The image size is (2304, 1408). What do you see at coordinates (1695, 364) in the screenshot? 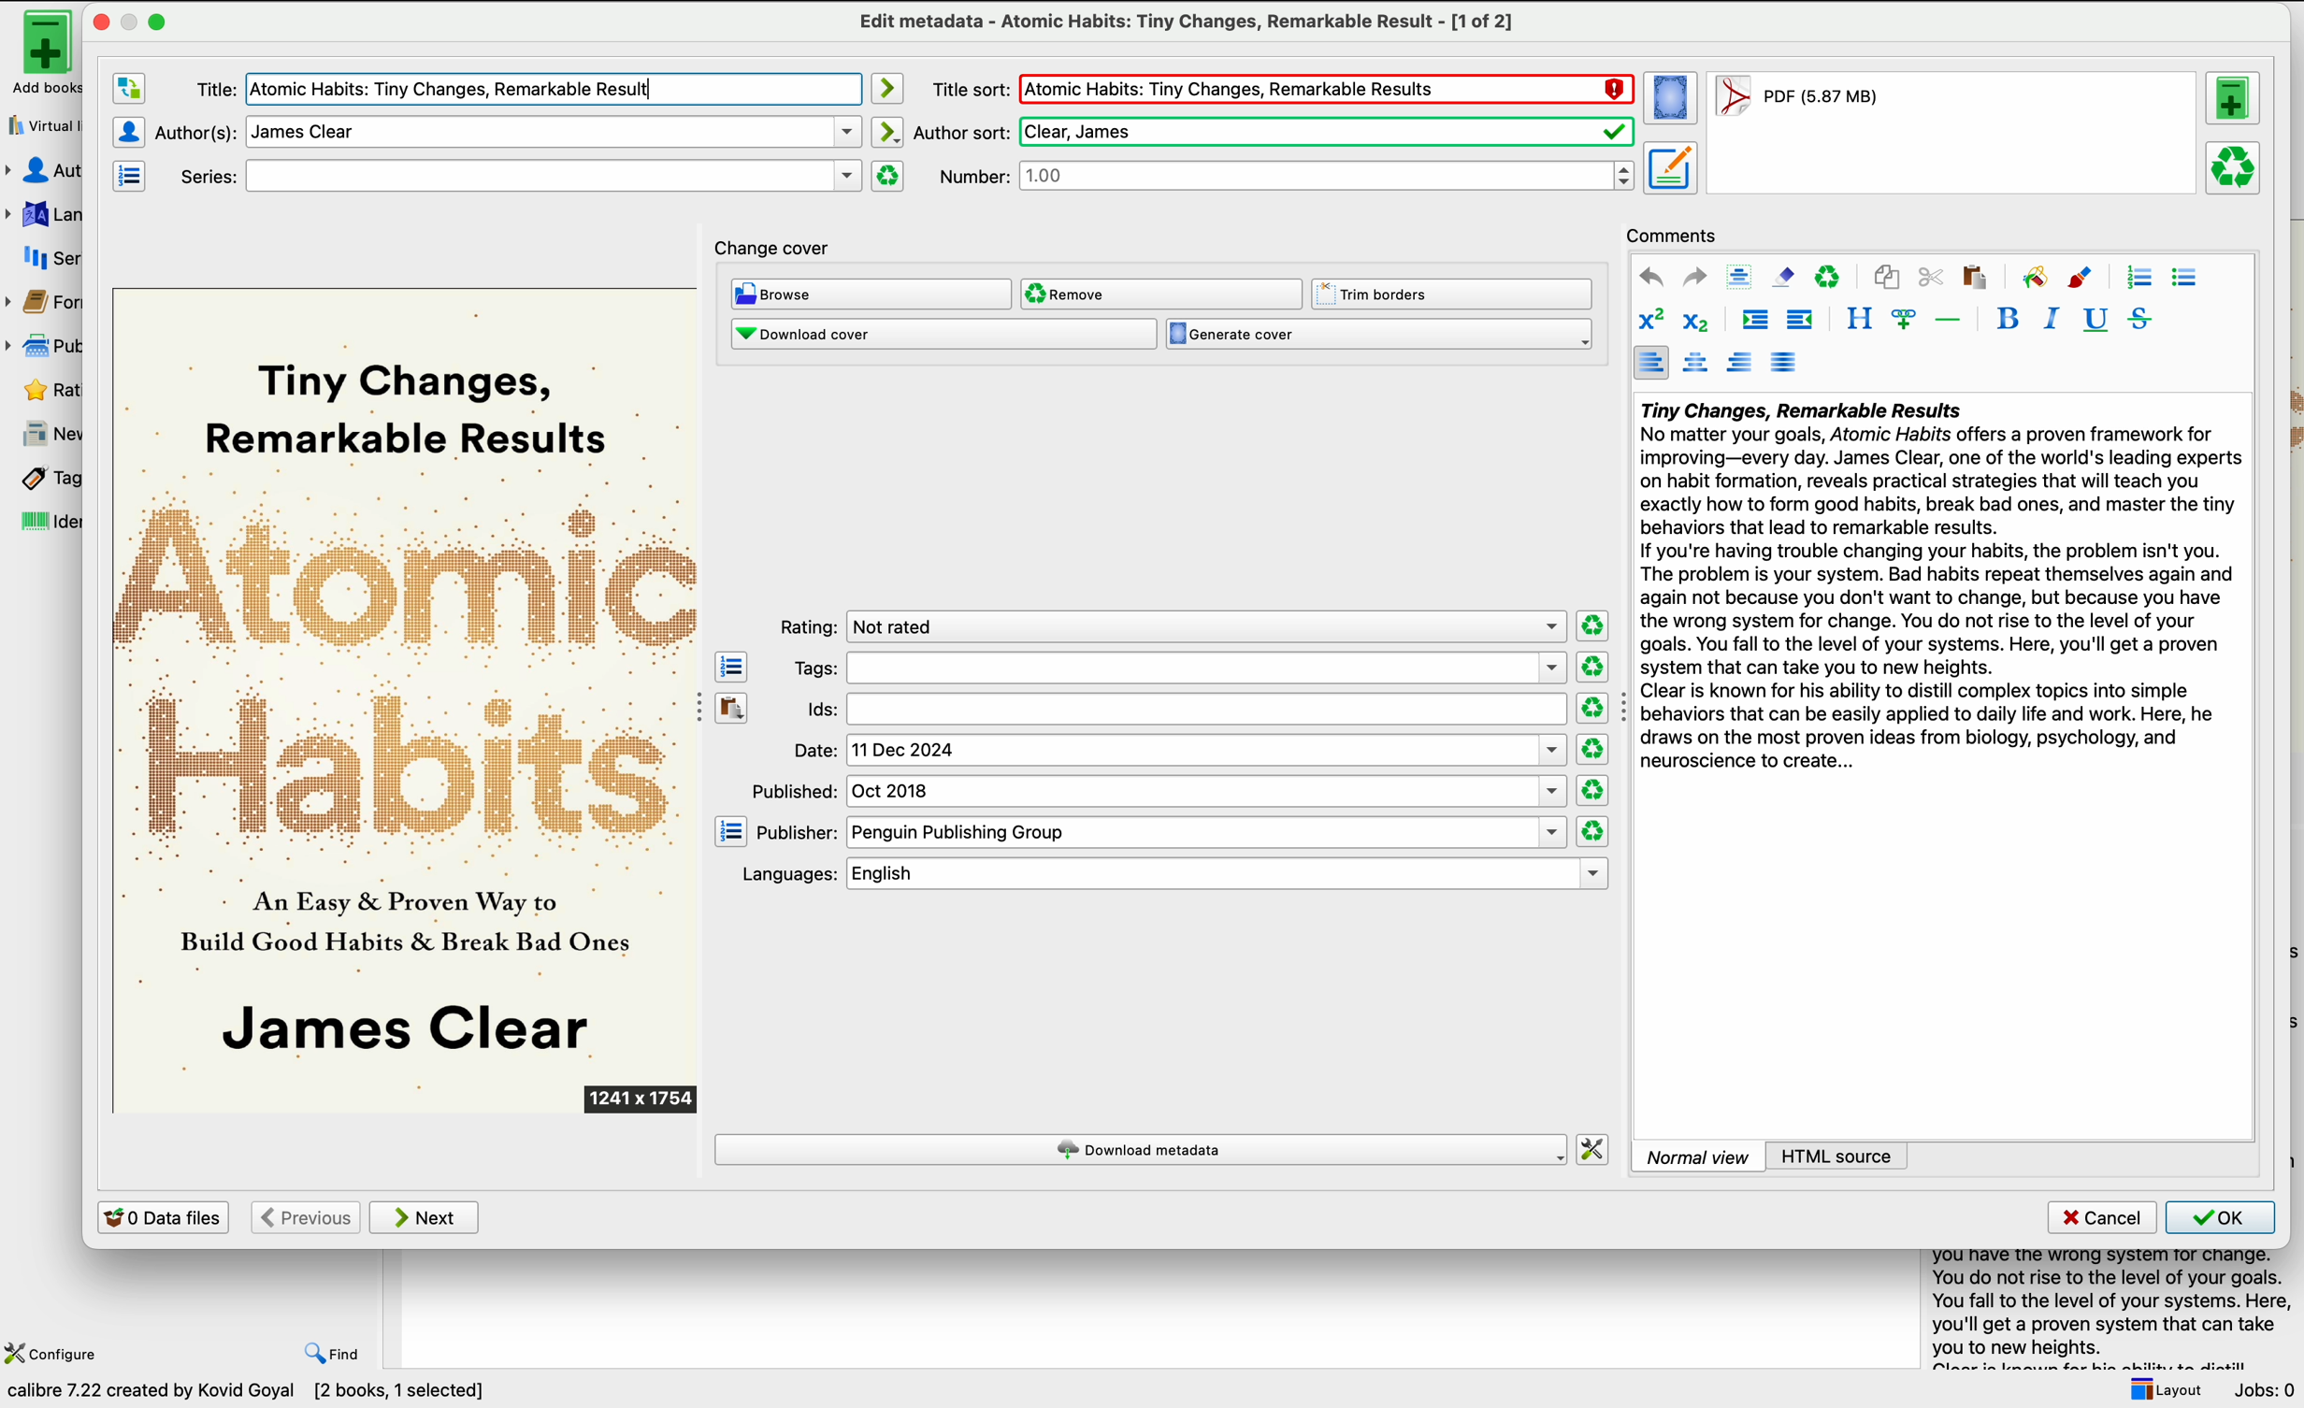
I see `align center` at bounding box center [1695, 364].